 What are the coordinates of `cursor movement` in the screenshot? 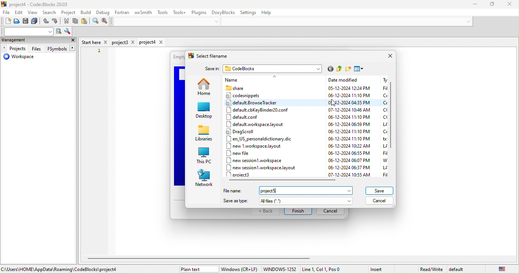 It's located at (338, 103).